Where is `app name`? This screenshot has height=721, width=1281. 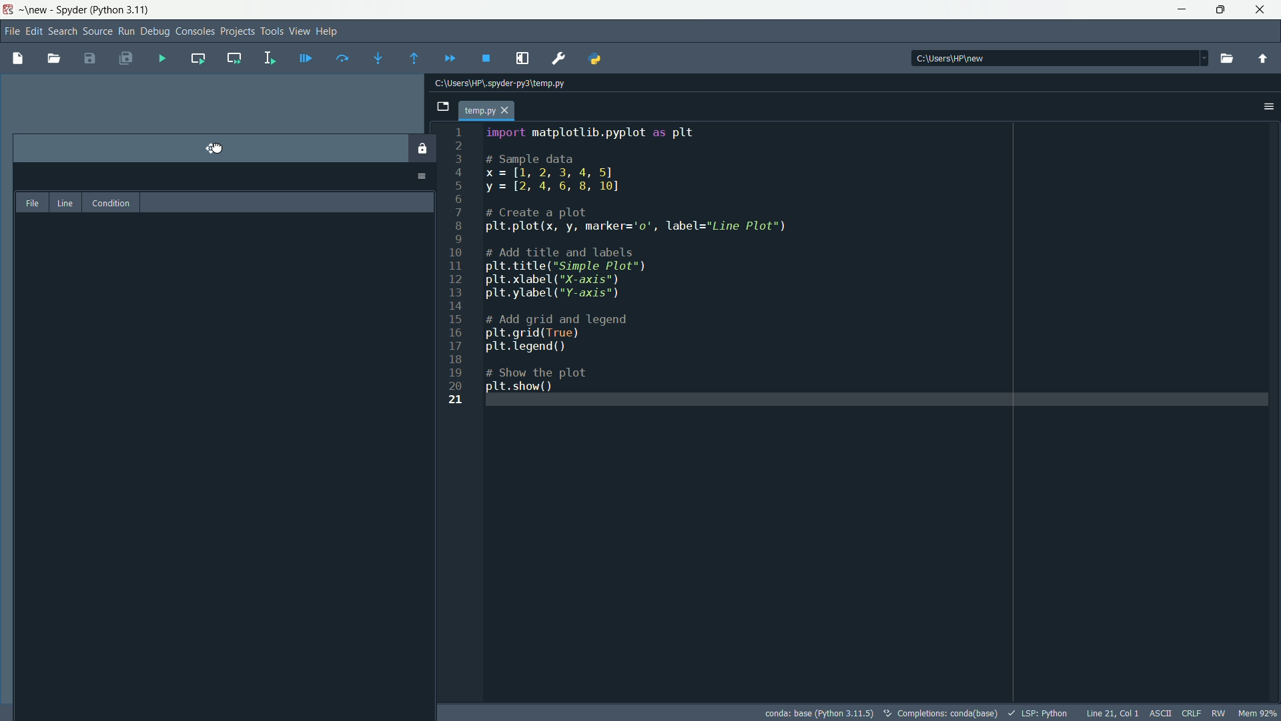 app name is located at coordinates (73, 11).